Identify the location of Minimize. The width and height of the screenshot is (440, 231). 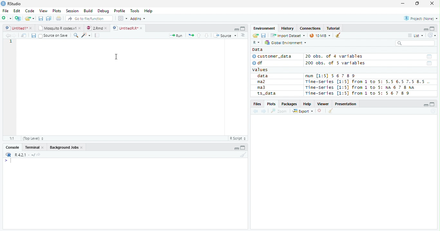
(402, 4).